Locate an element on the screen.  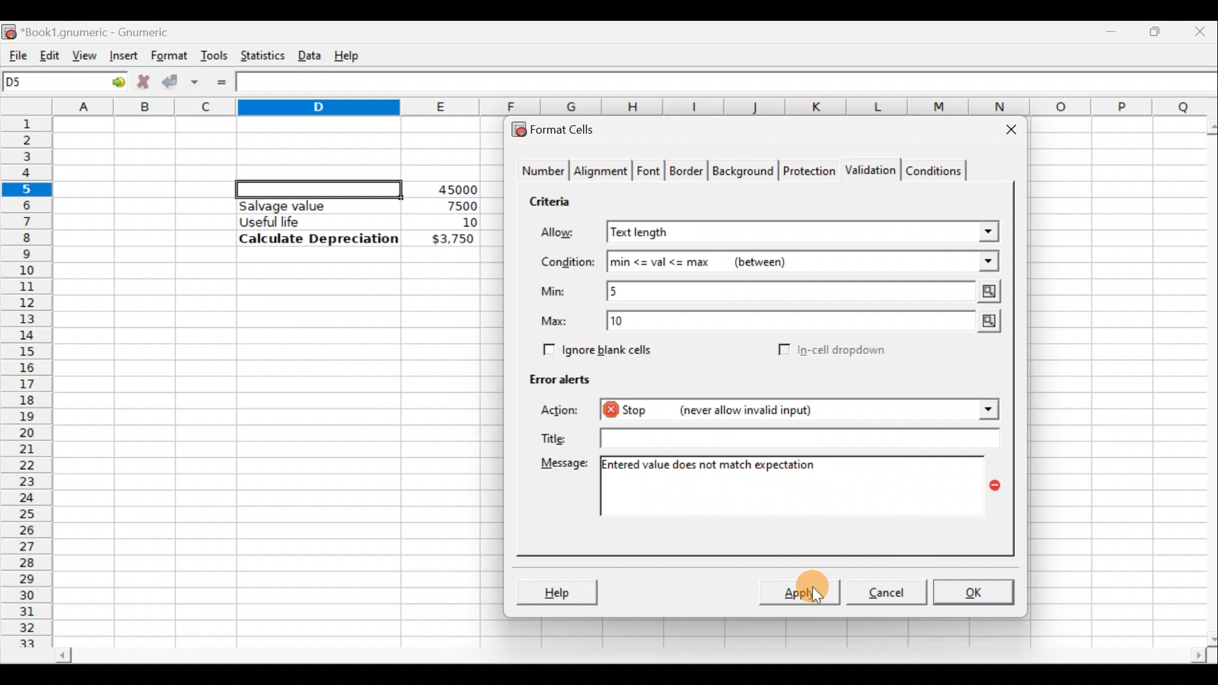
Min value = 5 is located at coordinates (806, 291).